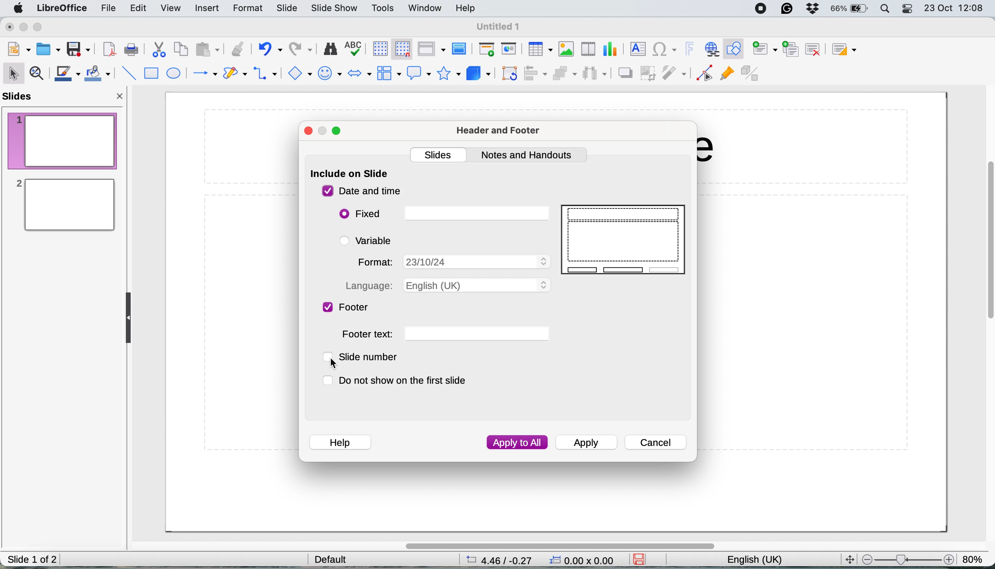 The width and height of the screenshot is (995, 569). What do you see at coordinates (9, 27) in the screenshot?
I see `close` at bounding box center [9, 27].